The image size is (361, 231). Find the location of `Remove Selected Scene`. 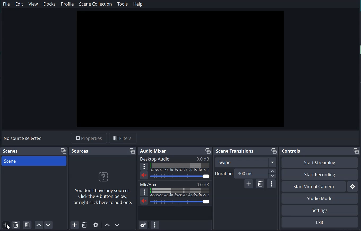

Remove Selected Scene is located at coordinates (16, 225).